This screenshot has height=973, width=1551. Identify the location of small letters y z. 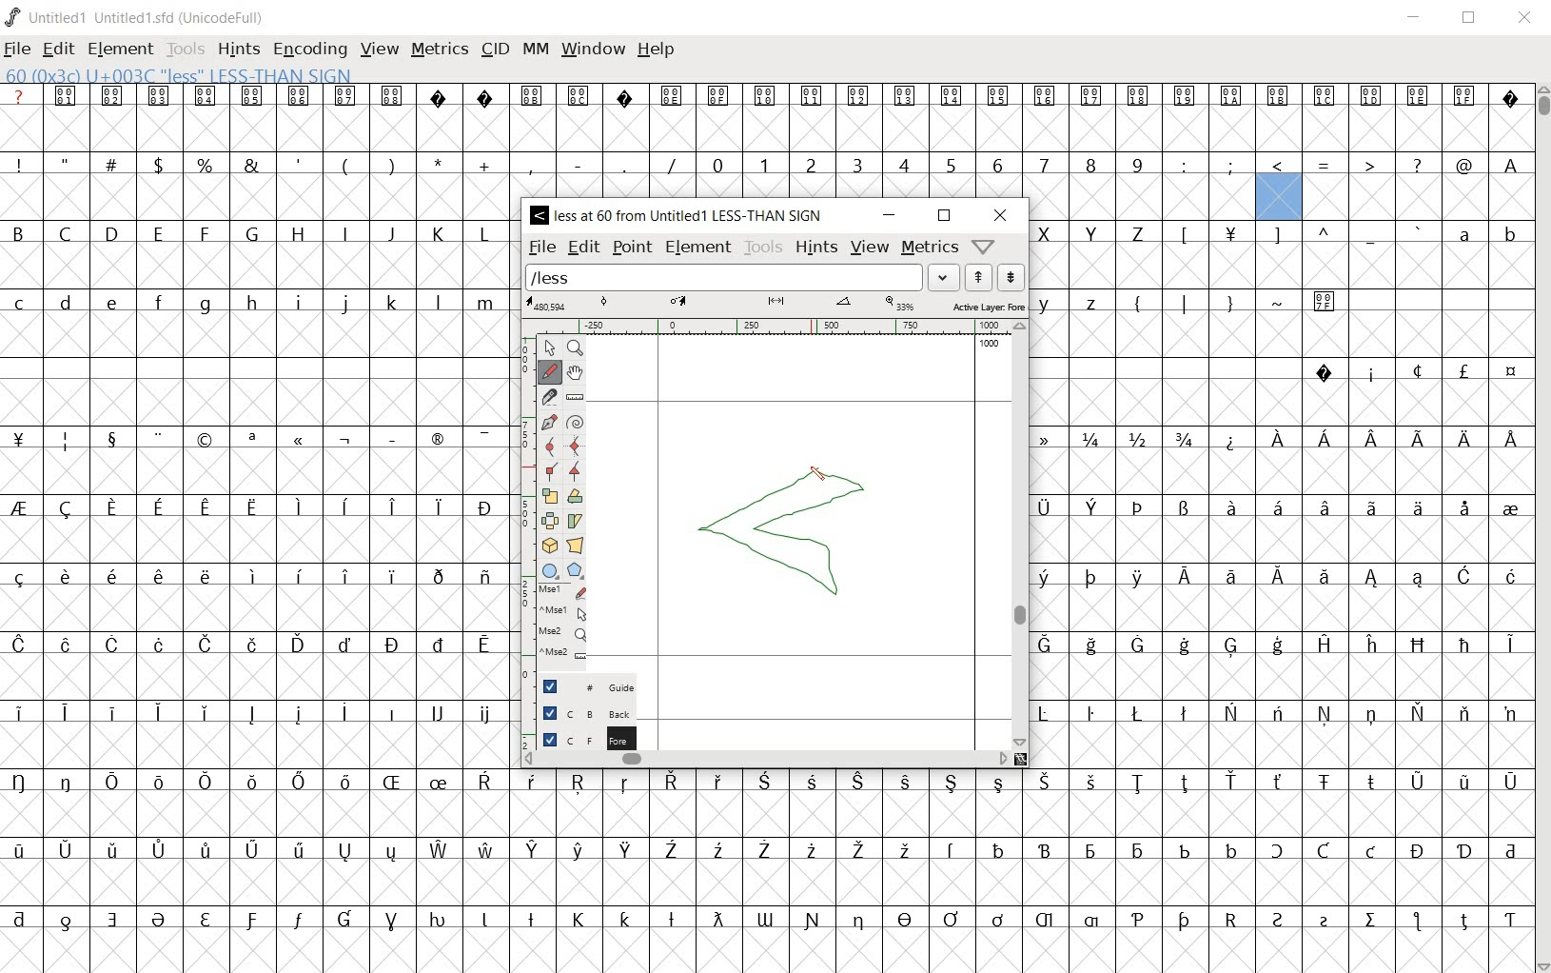
(1076, 300).